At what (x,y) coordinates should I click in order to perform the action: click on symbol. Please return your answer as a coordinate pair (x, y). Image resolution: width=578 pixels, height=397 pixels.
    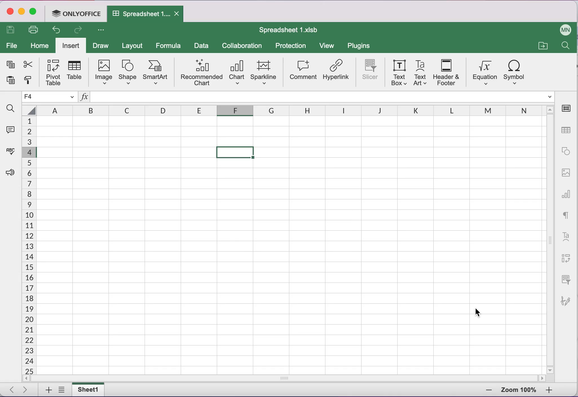
    Looking at the image, I should click on (515, 71).